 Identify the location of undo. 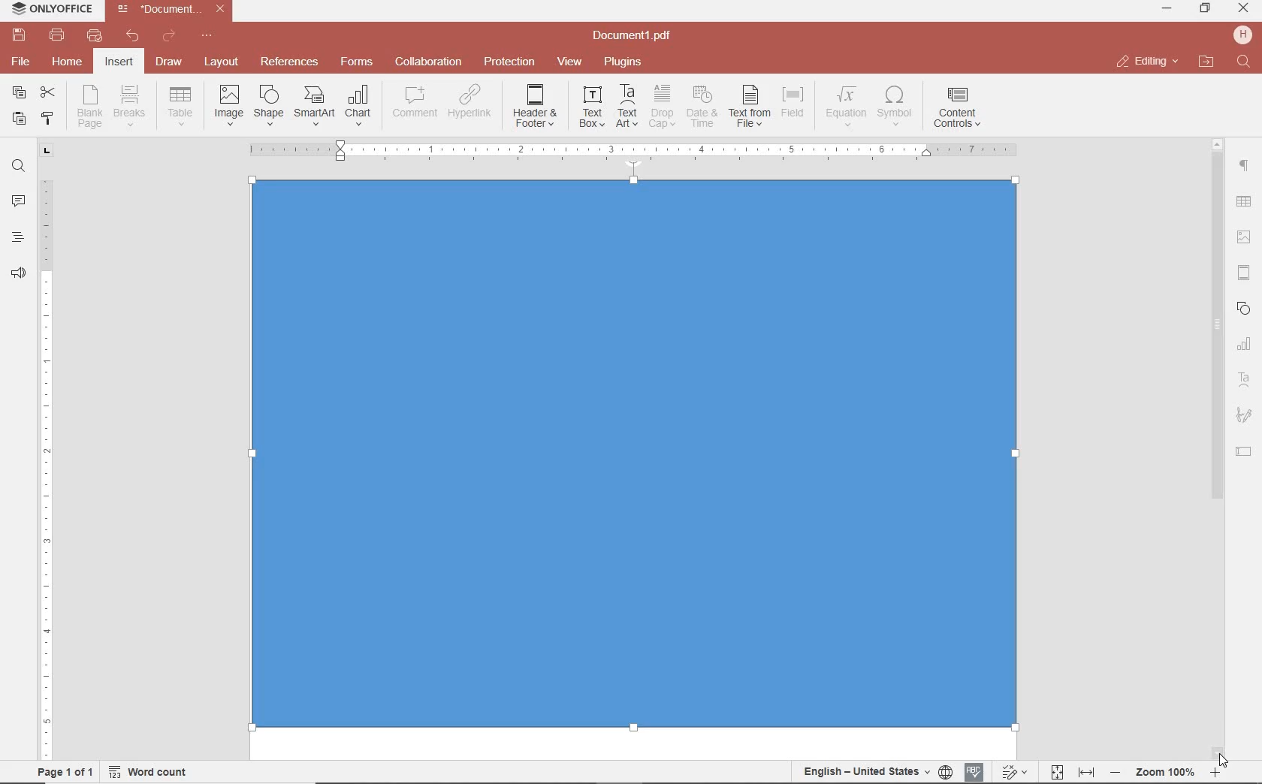
(133, 36).